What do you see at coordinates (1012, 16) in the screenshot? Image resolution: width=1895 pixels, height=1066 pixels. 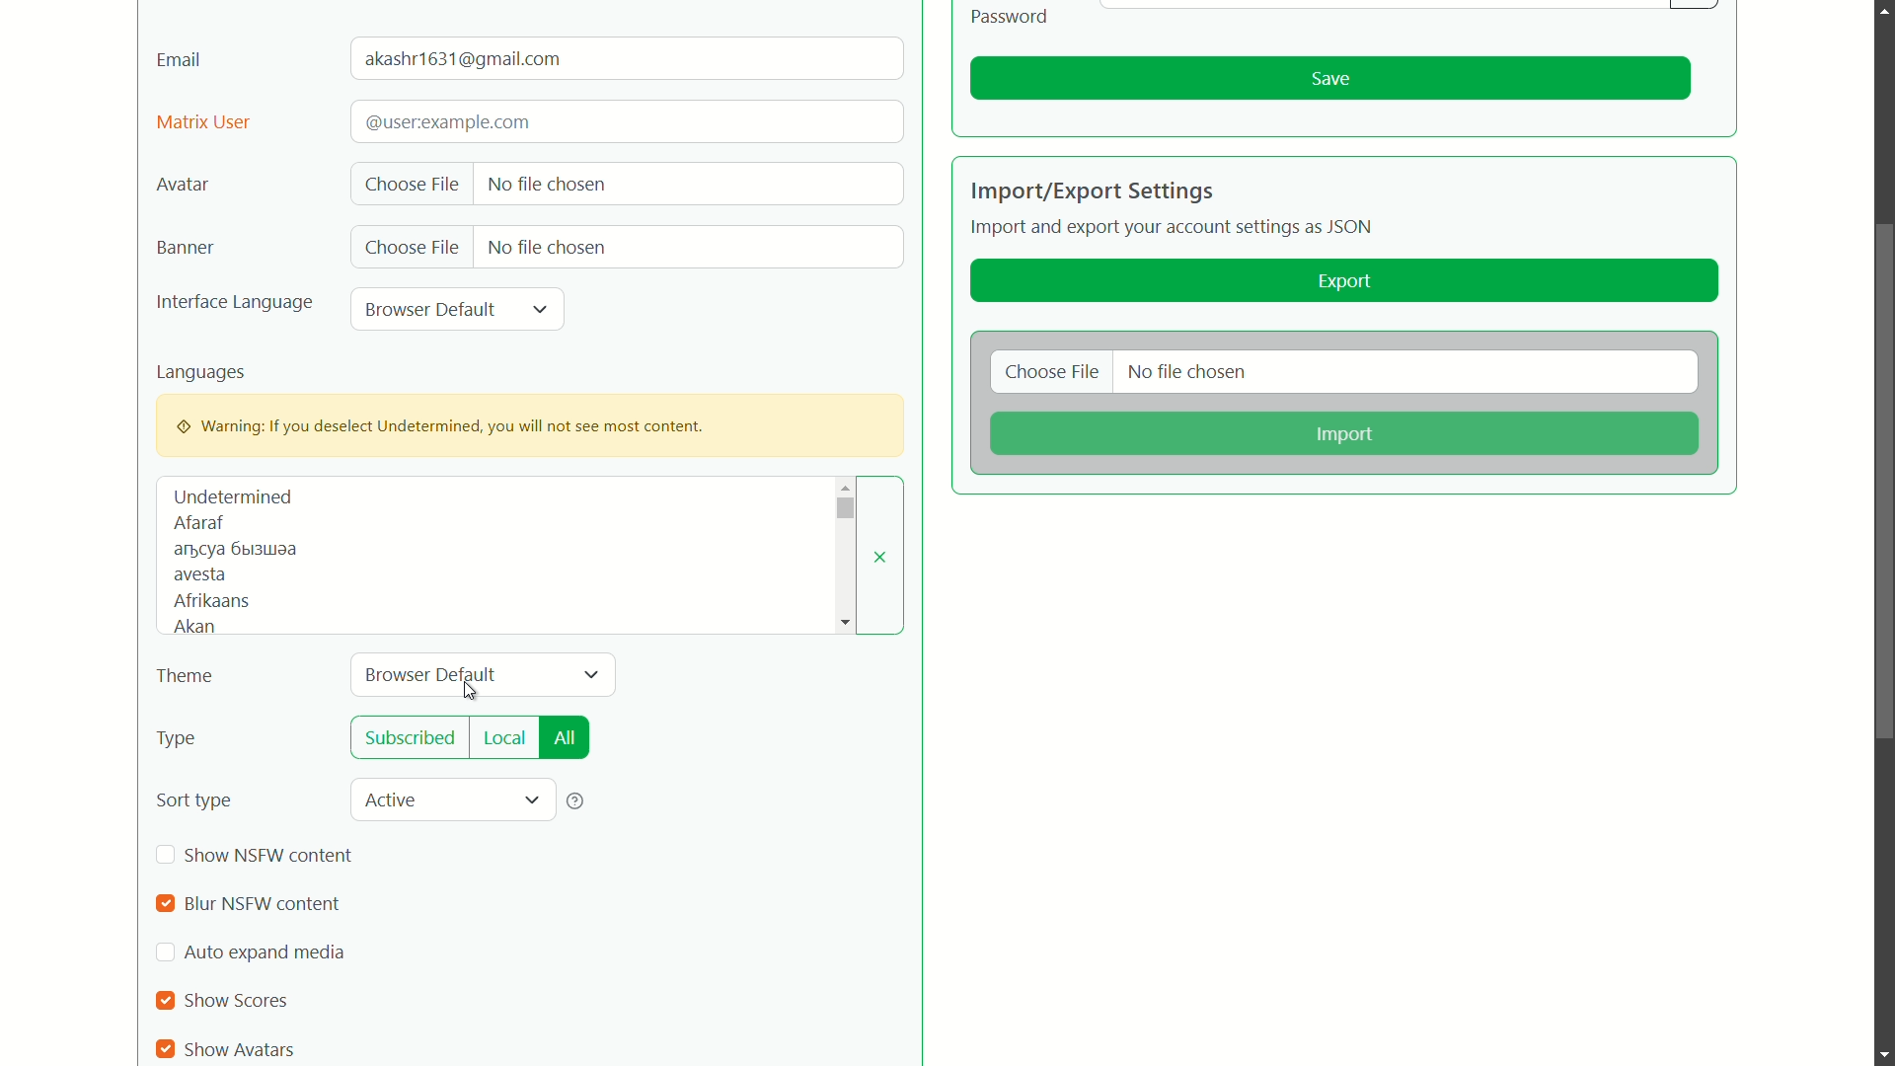 I see `Password` at bounding box center [1012, 16].